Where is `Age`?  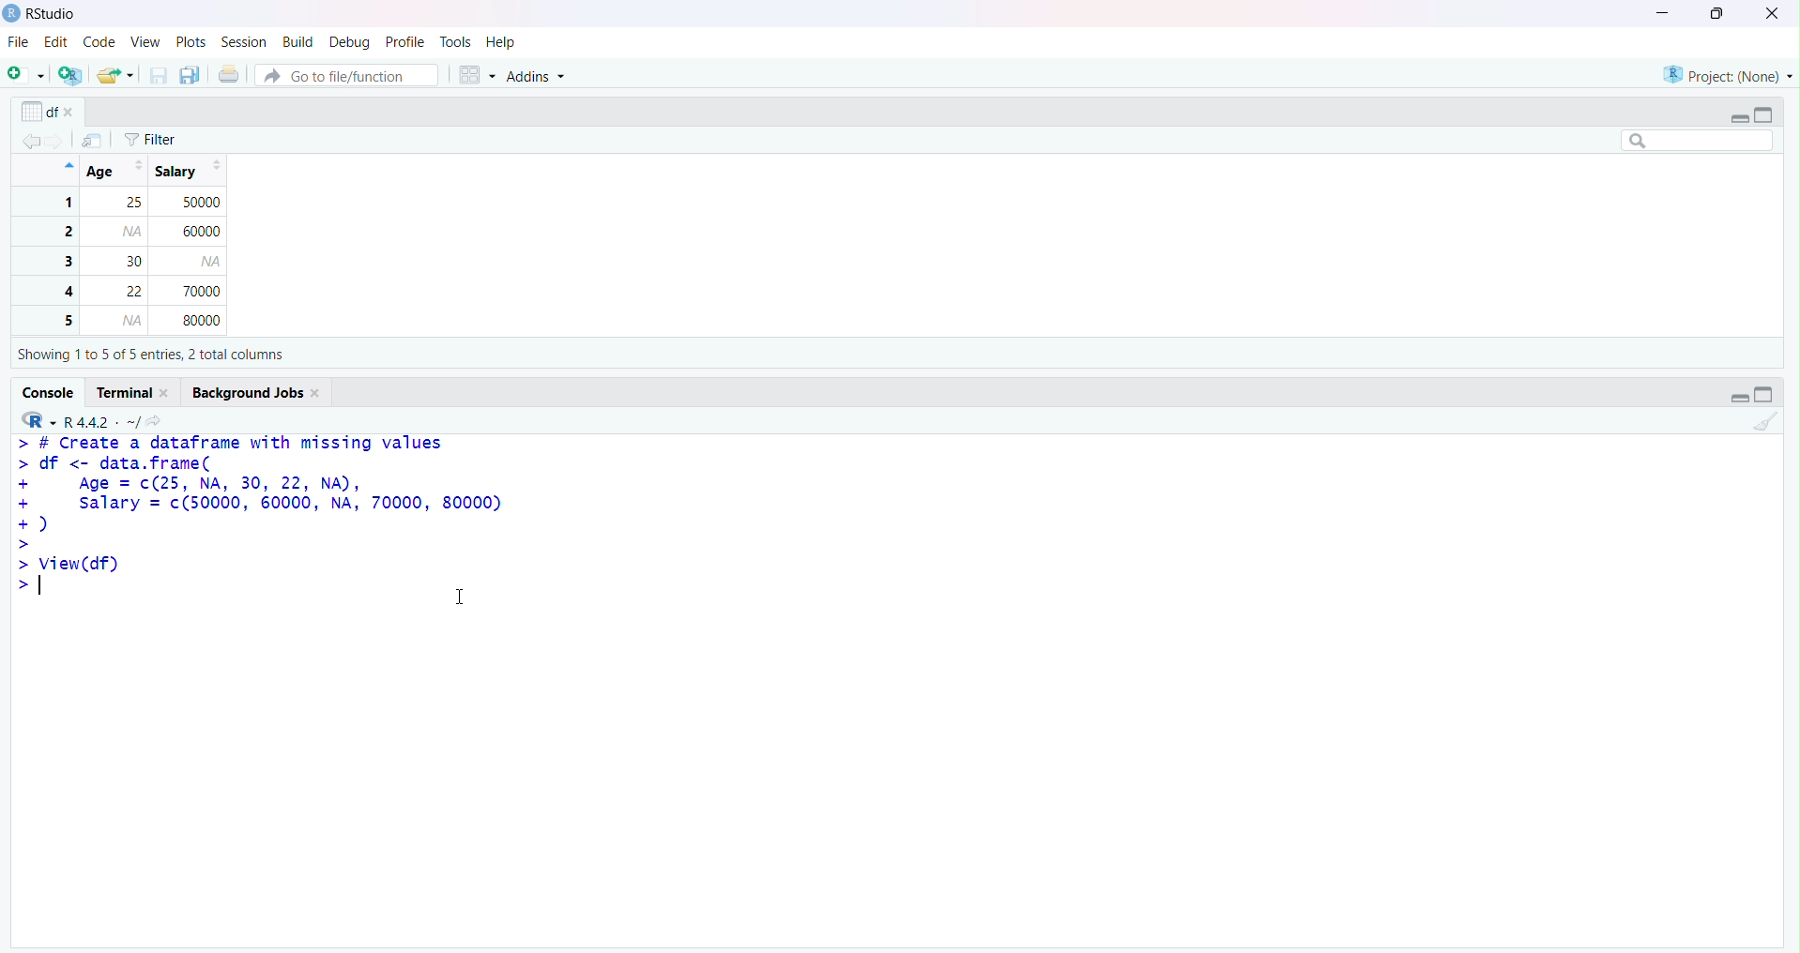
Age is located at coordinates (114, 172).